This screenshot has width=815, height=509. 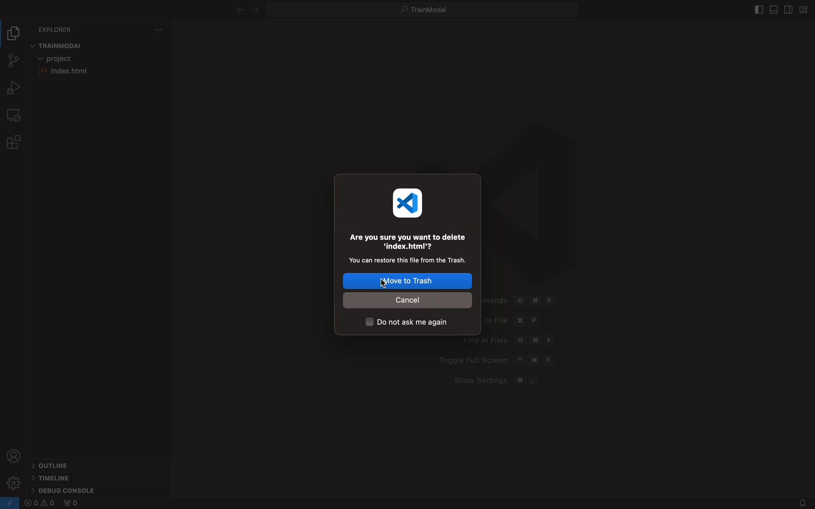 I want to click on SHow All, so click(x=533, y=302).